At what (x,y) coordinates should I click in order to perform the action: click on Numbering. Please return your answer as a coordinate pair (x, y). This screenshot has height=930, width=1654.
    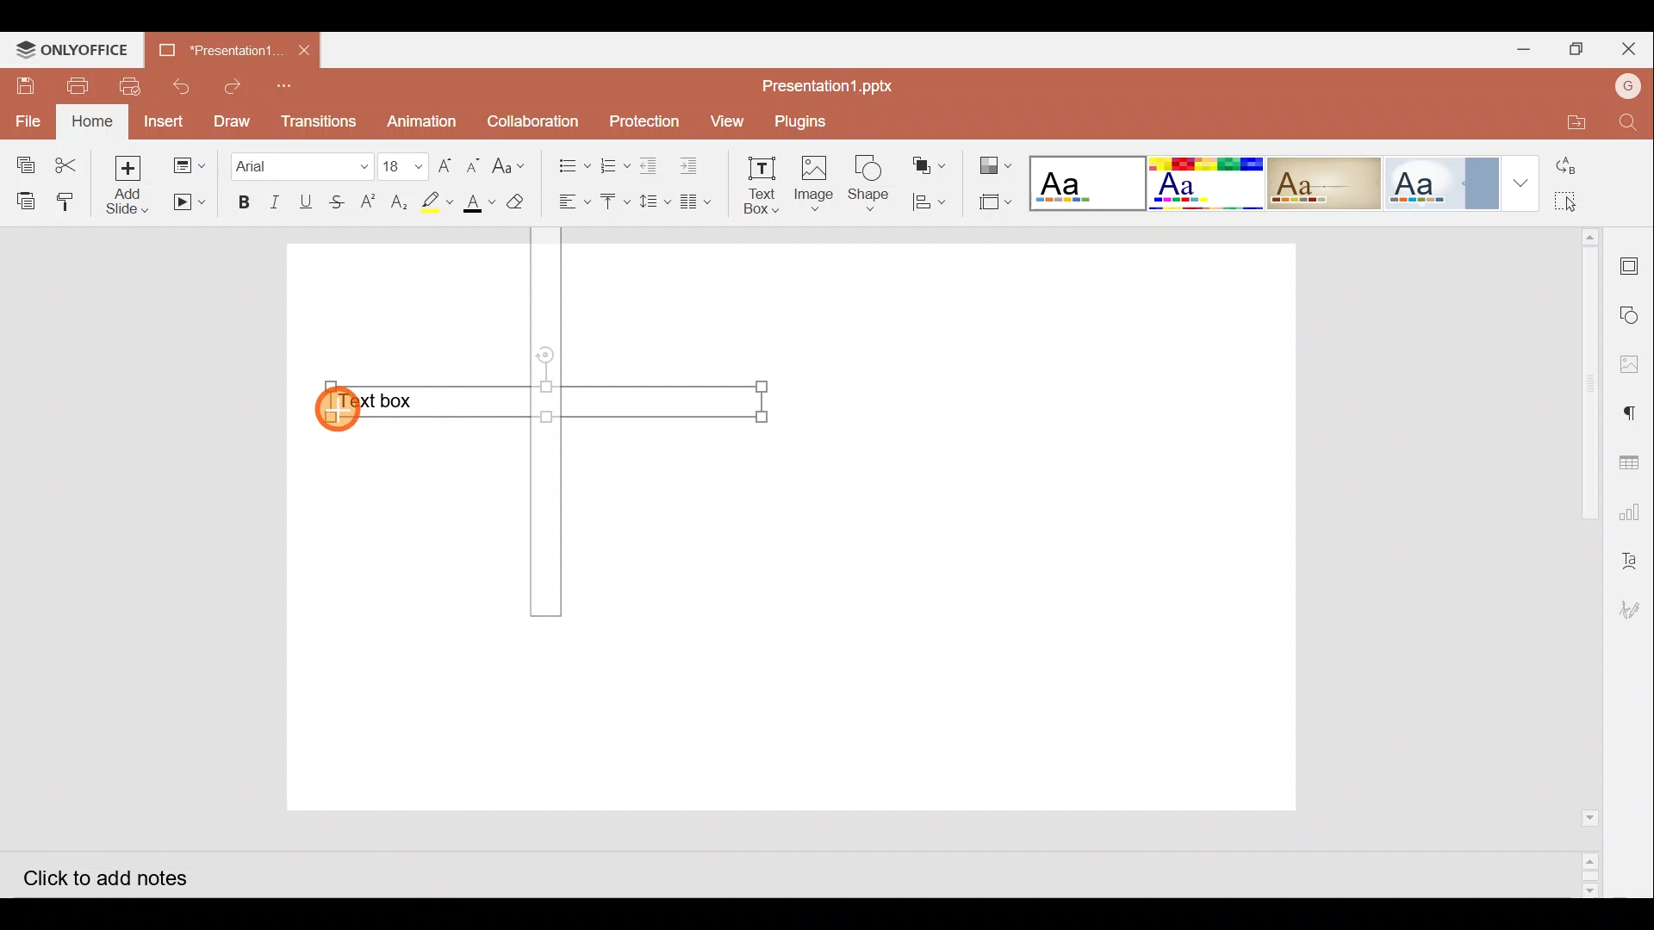
    Looking at the image, I should click on (615, 161).